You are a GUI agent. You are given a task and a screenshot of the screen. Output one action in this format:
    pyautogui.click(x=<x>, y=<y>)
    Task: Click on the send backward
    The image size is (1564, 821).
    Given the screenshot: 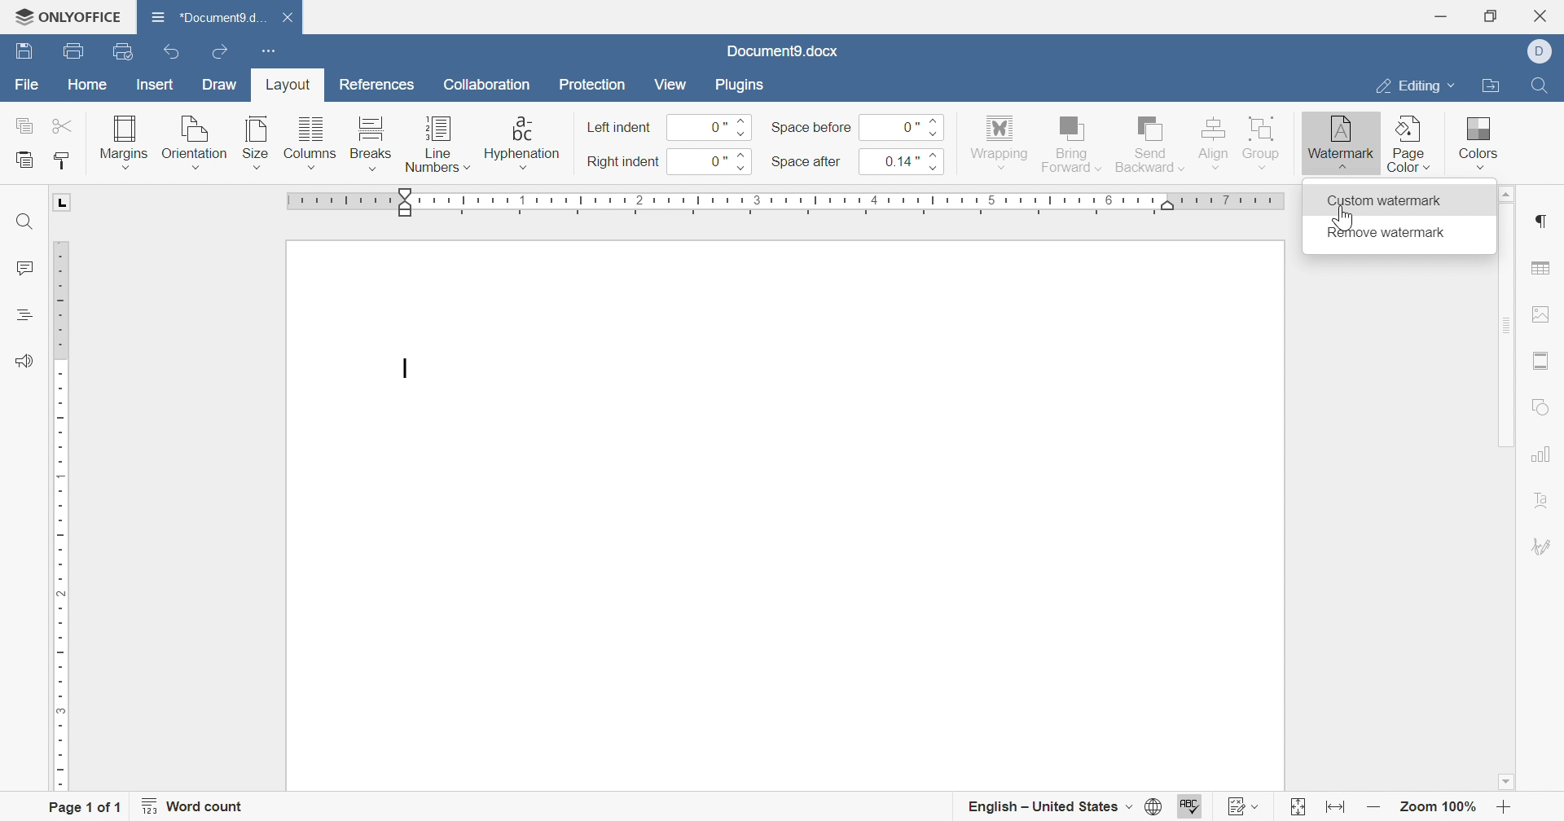 What is the action you would take?
    pyautogui.click(x=1151, y=142)
    